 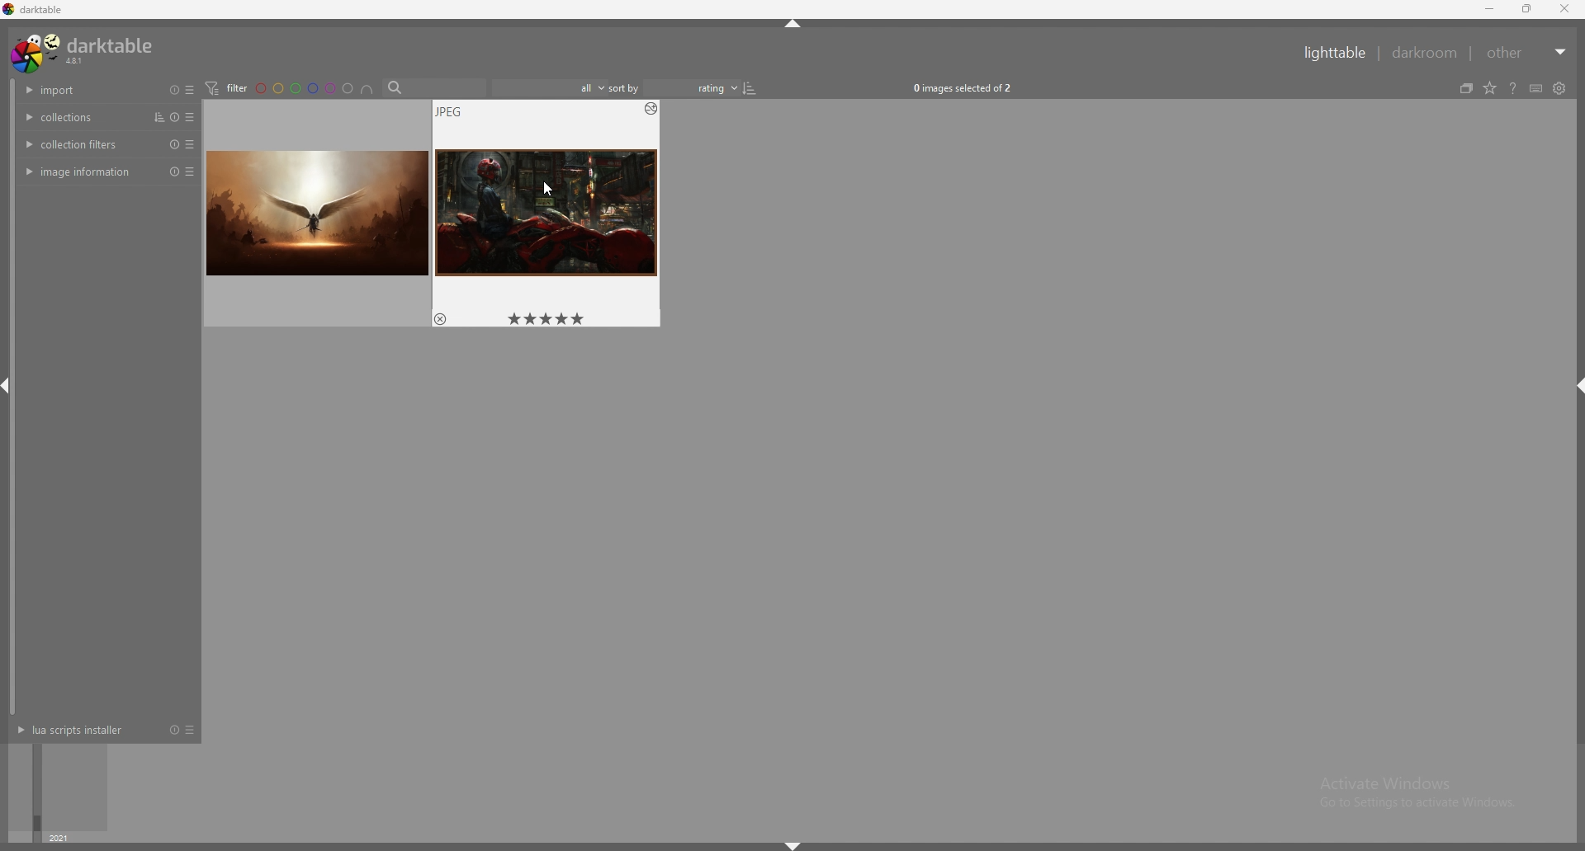 What do you see at coordinates (1466, 89) in the screenshot?
I see `collapse grouped images` at bounding box center [1466, 89].